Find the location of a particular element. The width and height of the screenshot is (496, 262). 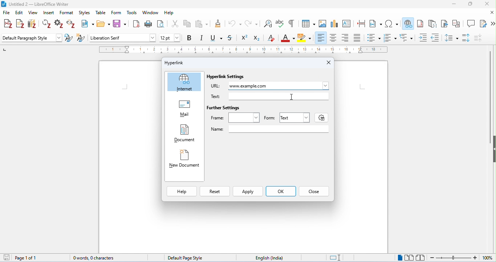

print is located at coordinates (147, 24).